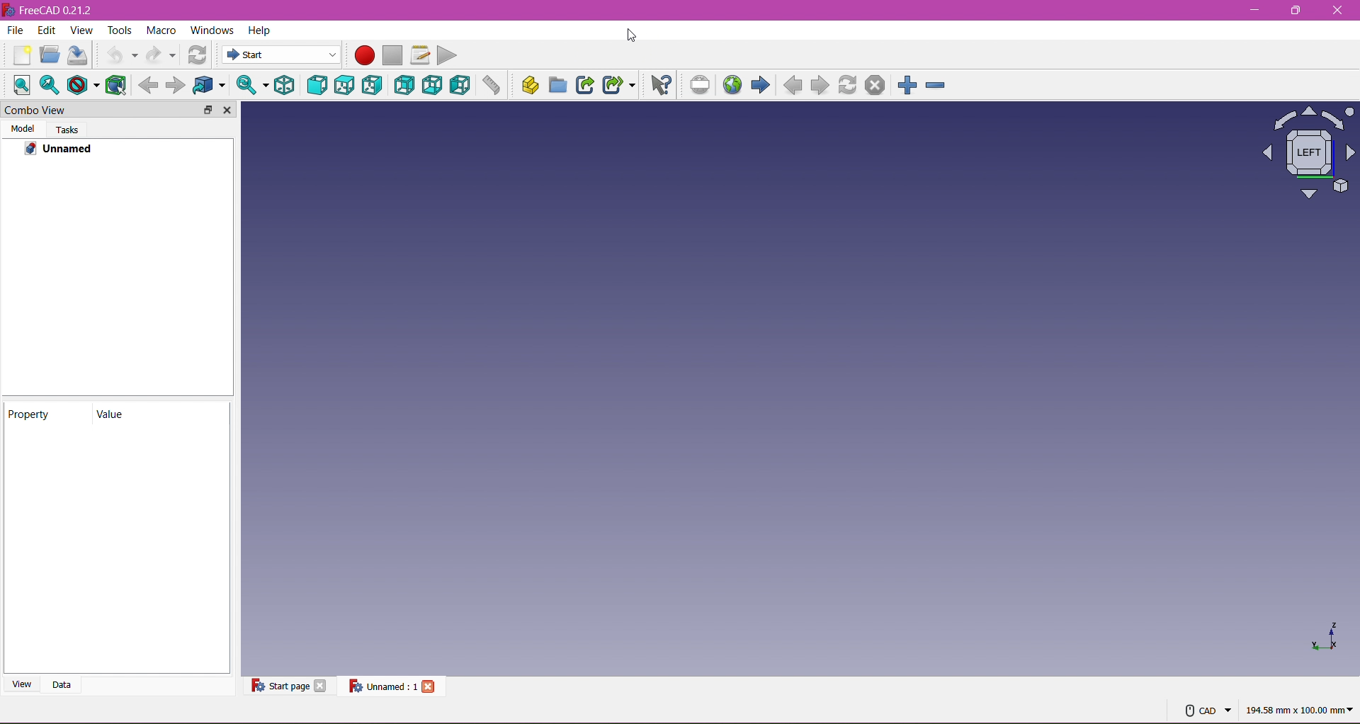 The image size is (1360, 724). I want to click on Cursor, so click(633, 36).